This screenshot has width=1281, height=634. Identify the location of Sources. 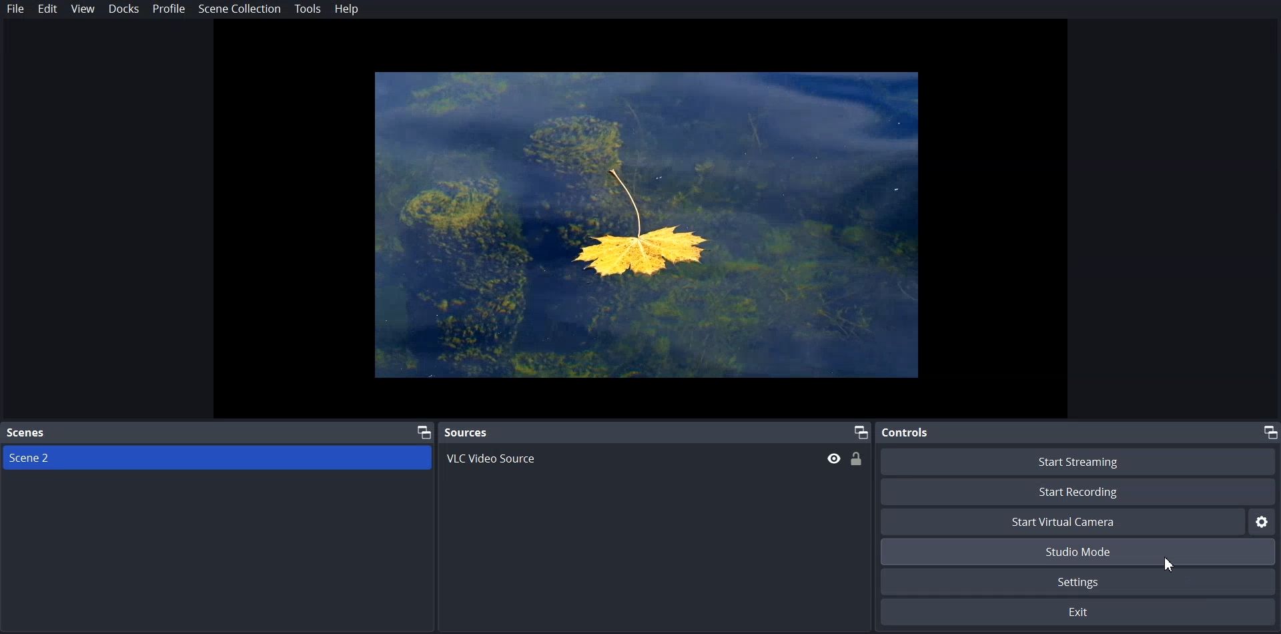
(466, 432).